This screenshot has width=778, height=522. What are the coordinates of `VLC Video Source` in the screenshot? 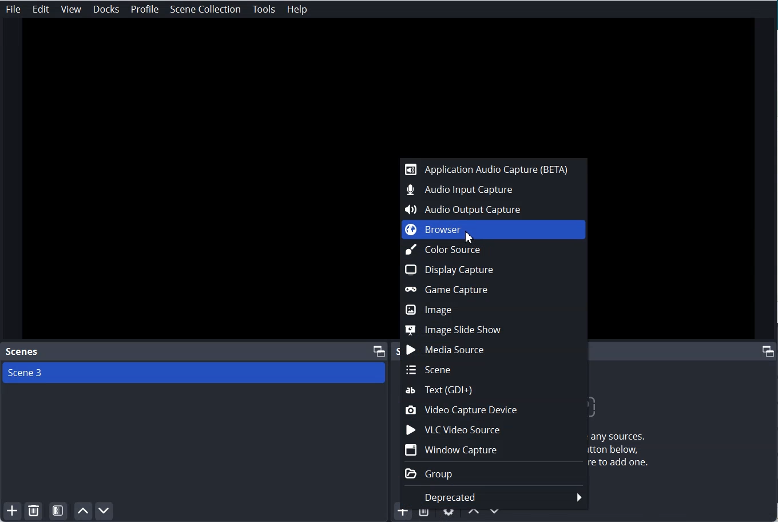 It's located at (494, 430).